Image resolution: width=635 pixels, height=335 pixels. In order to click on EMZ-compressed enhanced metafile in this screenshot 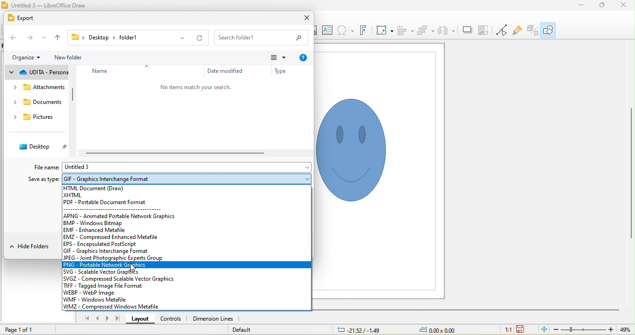, I will do `click(112, 237)`.